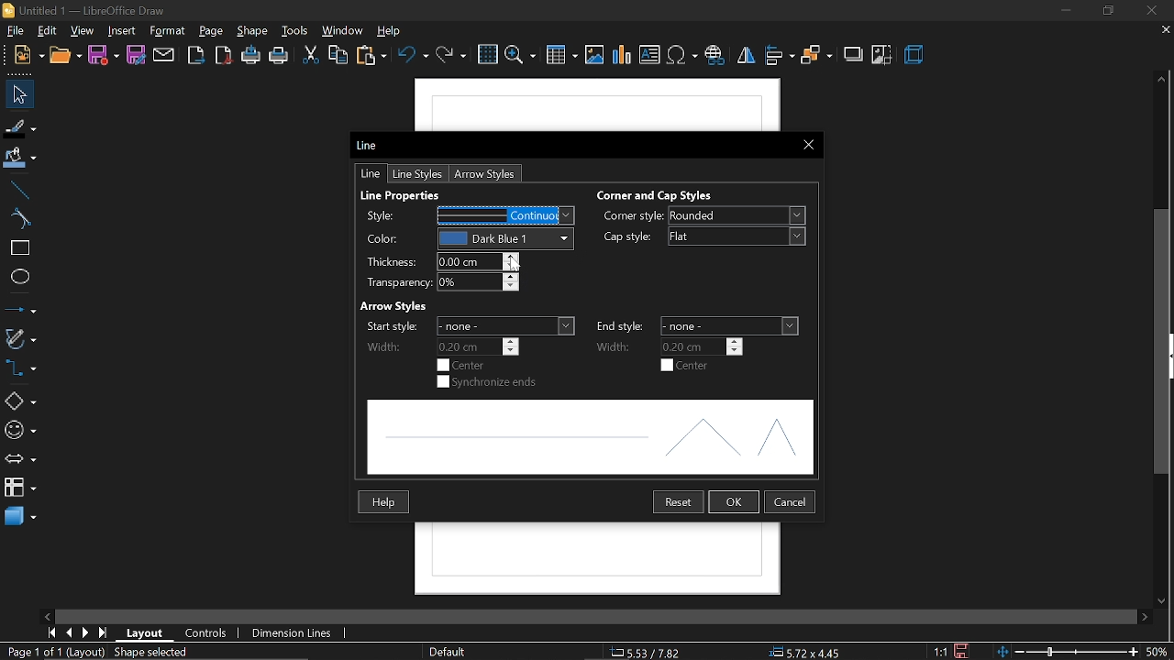 The height and width of the screenshot is (660, 1174). What do you see at coordinates (779, 56) in the screenshot?
I see `align` at bounding box center [779, 56].